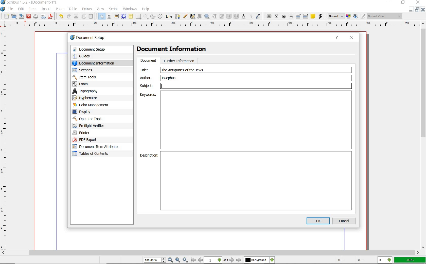  What do you see at coordinates (423, 136) in the screenshot?
I see `scrollbar` at bounding box center [423, 136].